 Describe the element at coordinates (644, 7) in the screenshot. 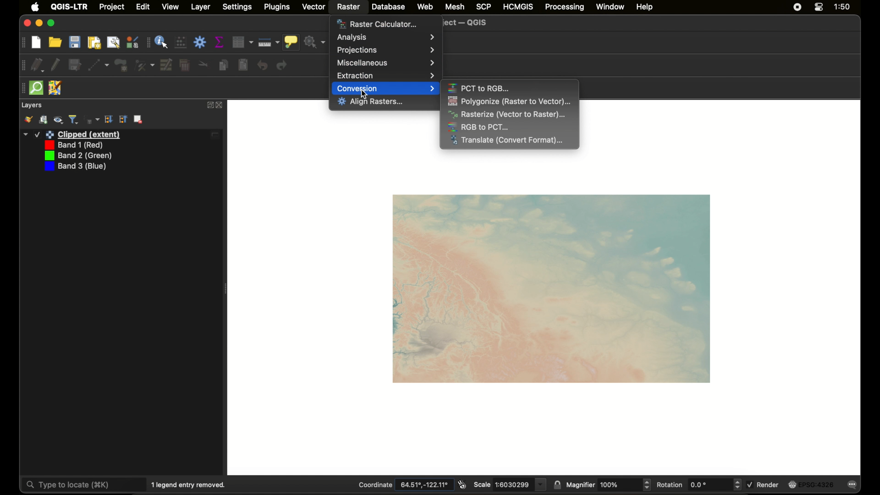

I see `help` at that location.